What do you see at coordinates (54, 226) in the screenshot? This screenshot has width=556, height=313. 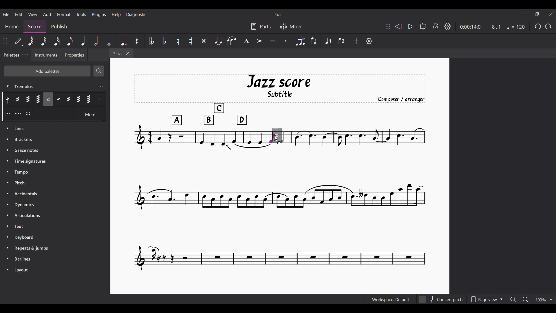 I see `Text` at bounding box center [54, 226].